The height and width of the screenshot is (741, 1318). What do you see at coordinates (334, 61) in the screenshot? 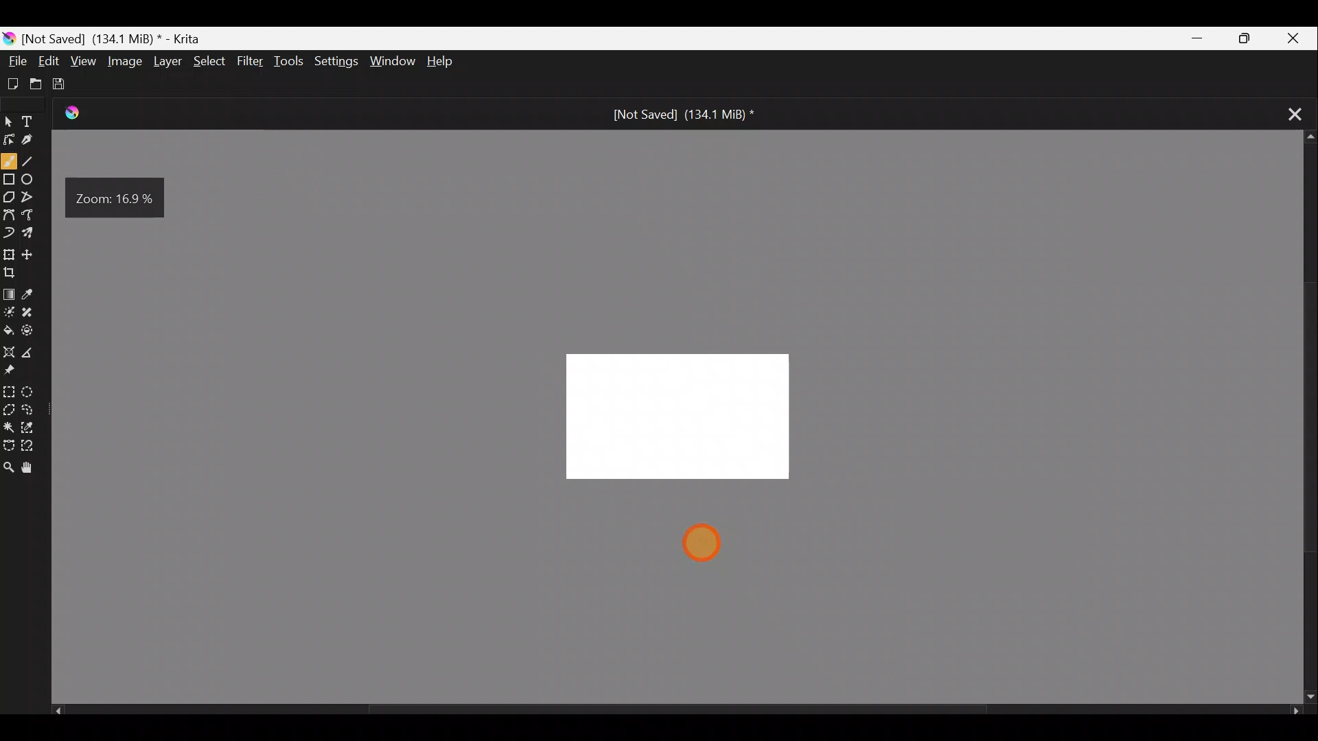
I see `Settings` at bounding box center [334, 61].